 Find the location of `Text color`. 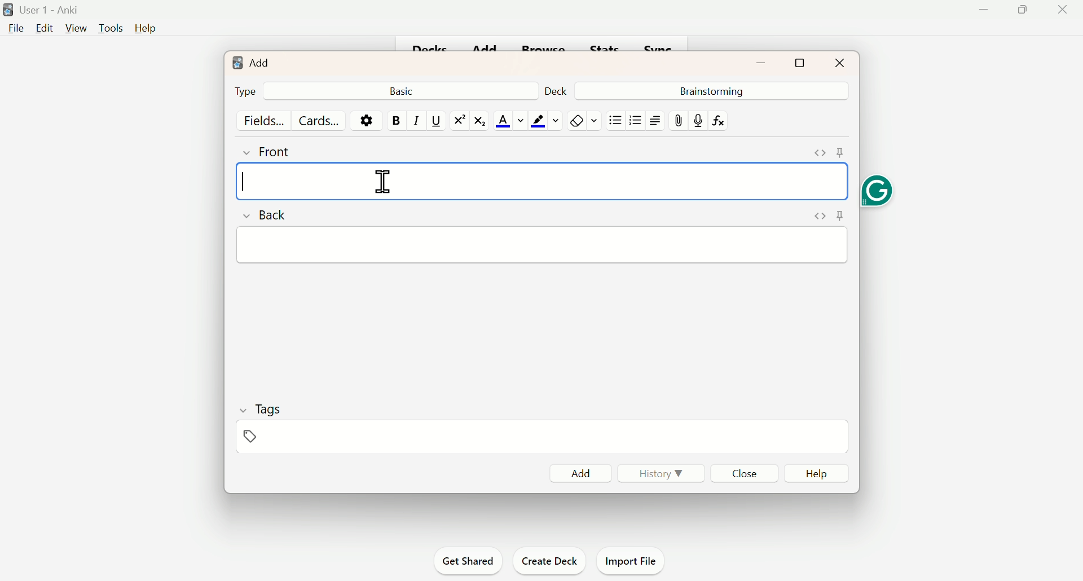

Text color is located at coordinates (510, 121).